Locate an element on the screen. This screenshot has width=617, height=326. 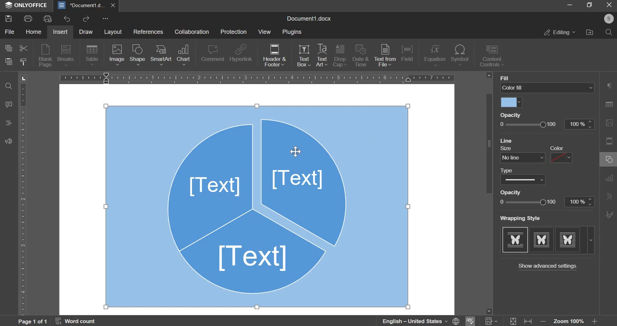
undo is located at coordinates (67, 19).